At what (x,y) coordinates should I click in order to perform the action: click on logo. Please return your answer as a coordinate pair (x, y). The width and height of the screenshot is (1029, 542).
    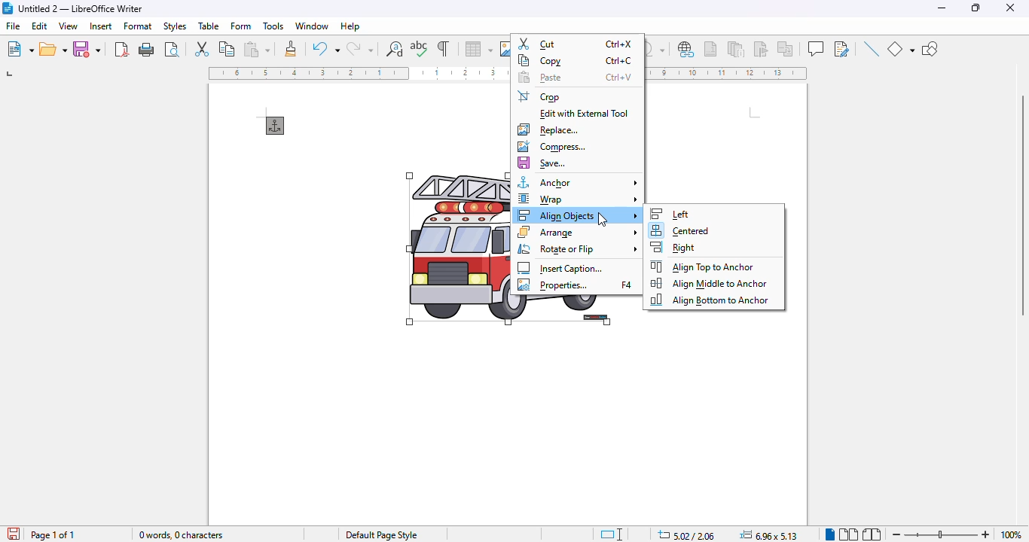
    Looking at the image, I should click on (8, 8).